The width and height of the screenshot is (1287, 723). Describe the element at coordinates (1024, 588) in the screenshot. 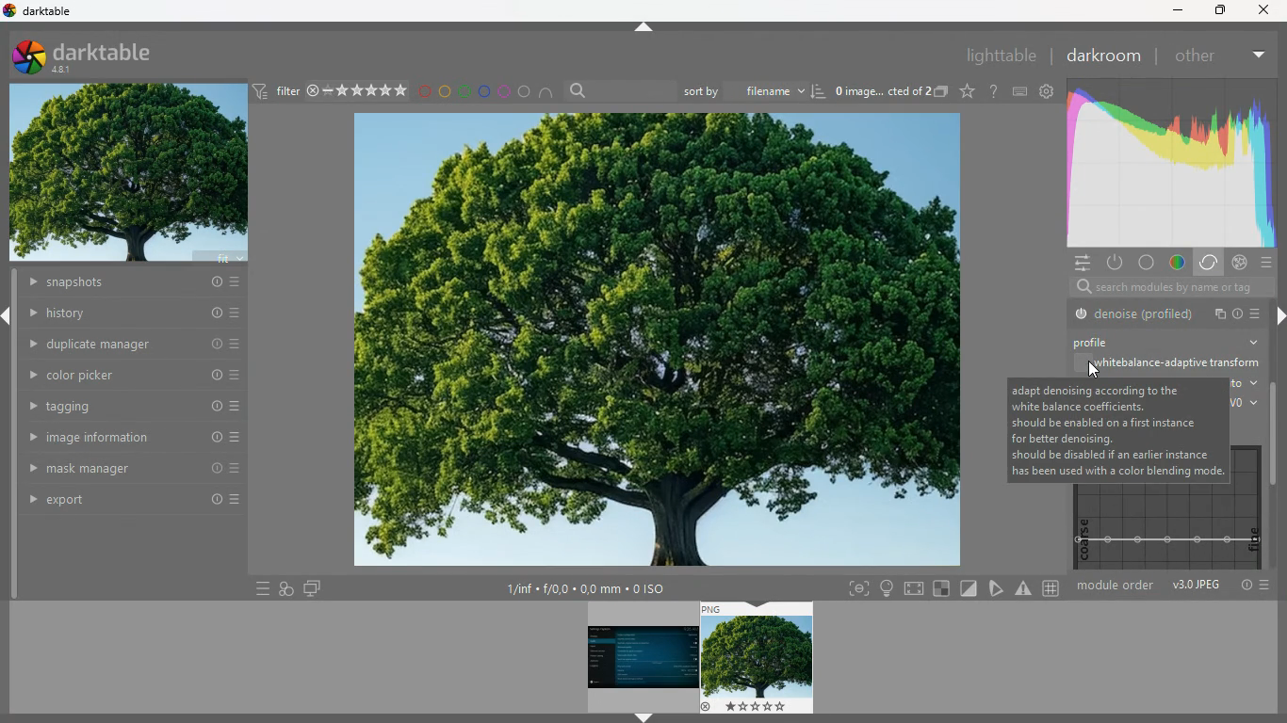

I see `warning` at that location.